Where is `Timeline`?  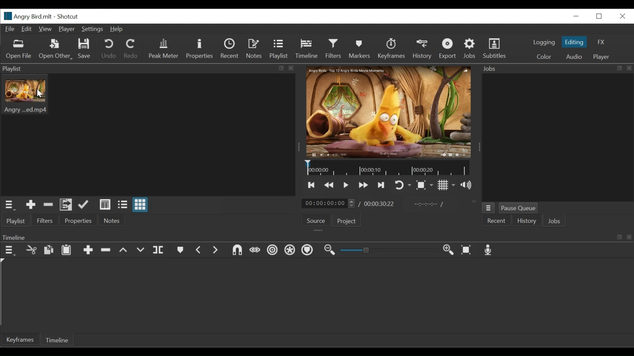
Timeline is located at coordinates (58, 339).